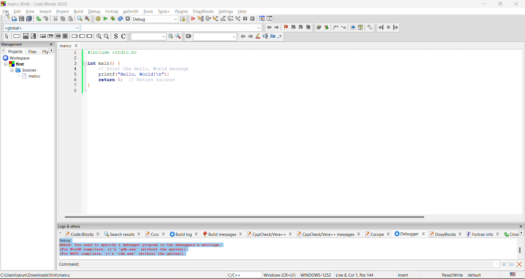 The width and height of the screenshot is (525, 279). Describe the element at coordinates (269, 27) in the screenshot. I see `jump back` at that location.